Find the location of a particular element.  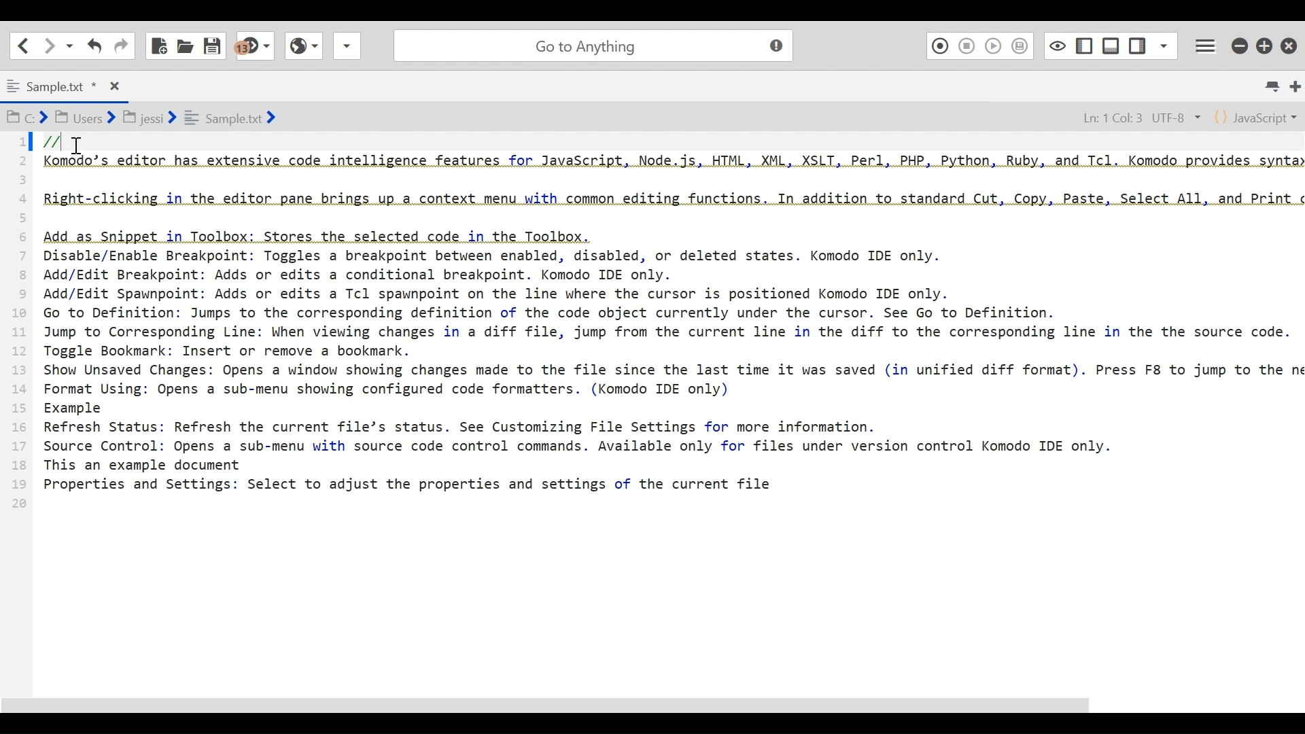

Text Entry Pane is located at coordinates (650, 408).